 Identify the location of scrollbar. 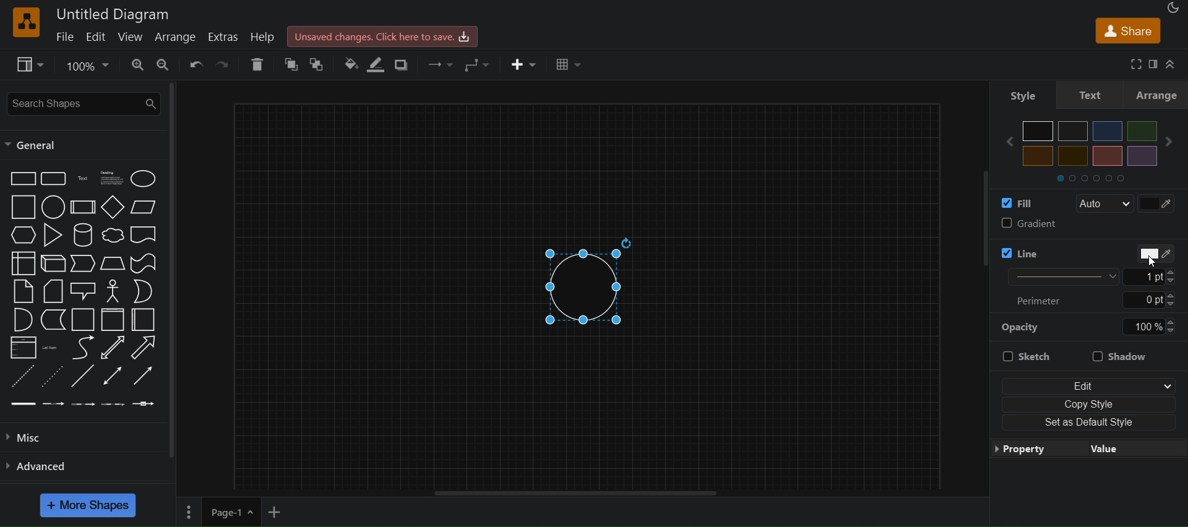
(173, 271).